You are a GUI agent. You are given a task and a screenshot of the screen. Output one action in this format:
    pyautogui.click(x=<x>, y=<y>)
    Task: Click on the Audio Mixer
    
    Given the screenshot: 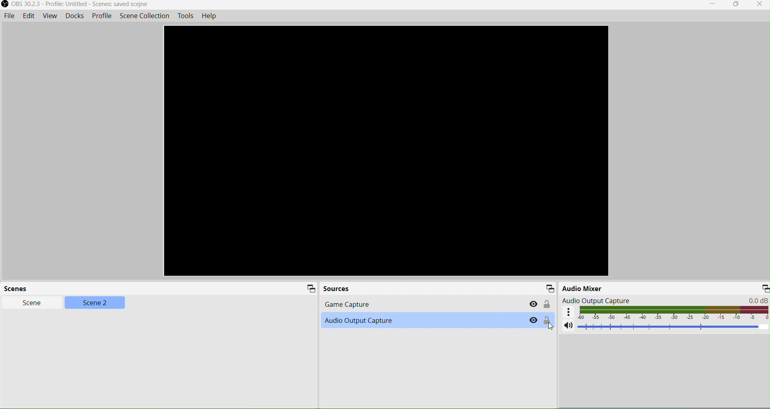 What is the action you would take?
    pyautogui.click(x=657, y=287)
    